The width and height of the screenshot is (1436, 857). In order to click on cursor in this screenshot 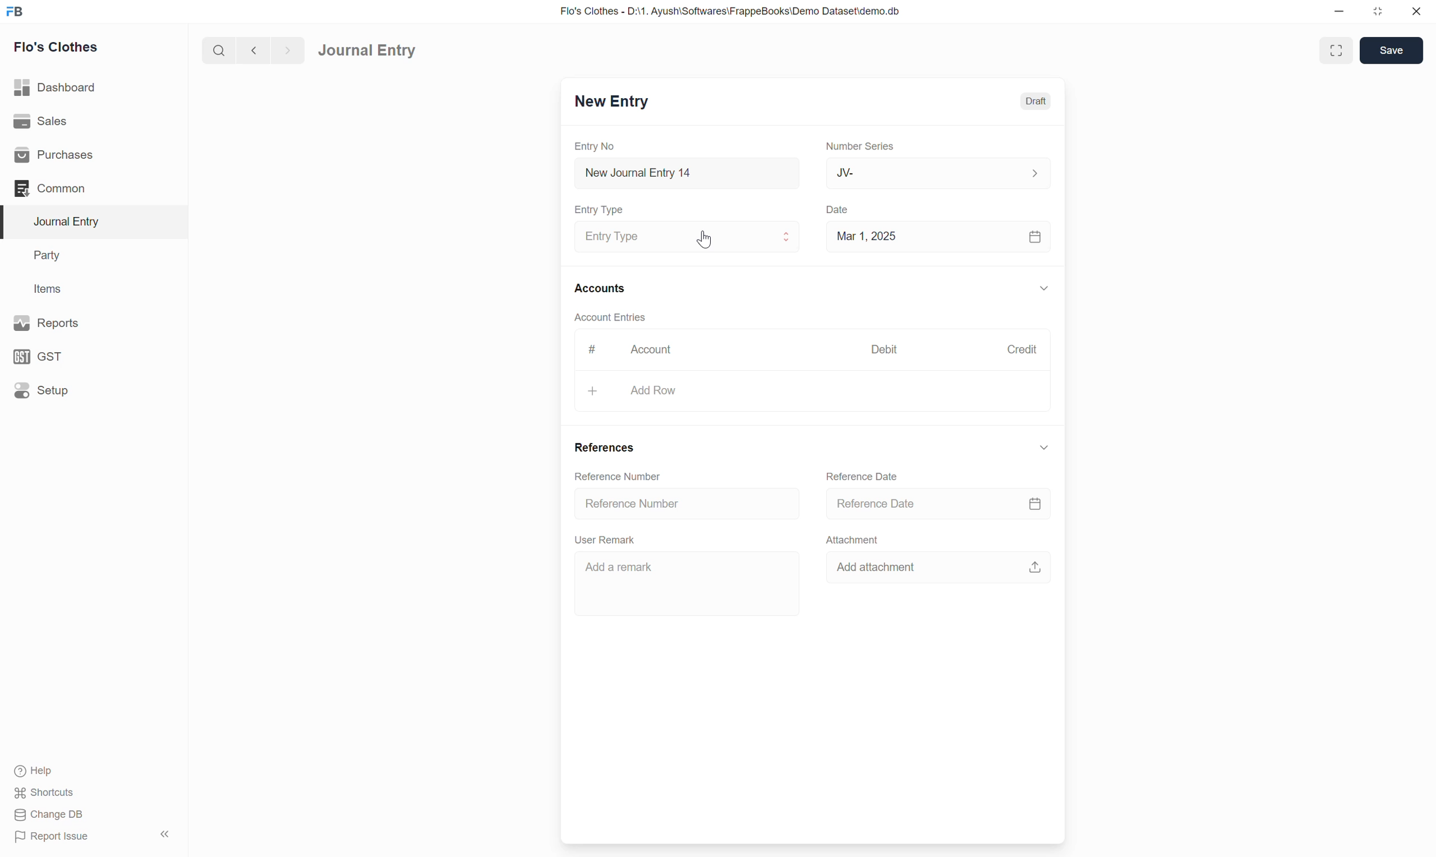, I will do `click(706, 240)`.